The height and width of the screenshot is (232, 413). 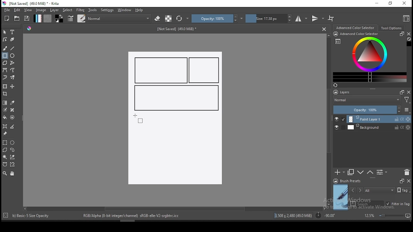 I want to click on elliptical selection tool, so click(x=12, y=143).